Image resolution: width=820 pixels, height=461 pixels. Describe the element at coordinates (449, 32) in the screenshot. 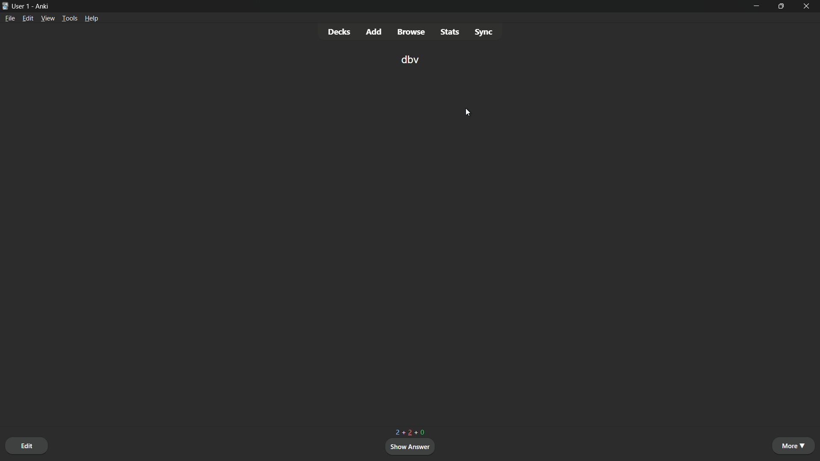

I see `stats` at that location.